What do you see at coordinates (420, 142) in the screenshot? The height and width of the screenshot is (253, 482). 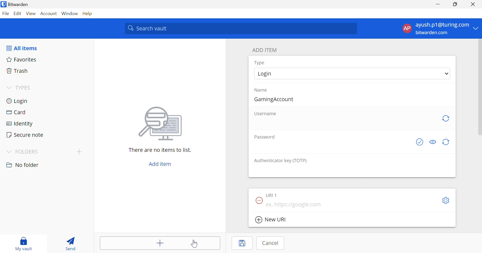 I see `Generate password` at bounding box center [420, 142].